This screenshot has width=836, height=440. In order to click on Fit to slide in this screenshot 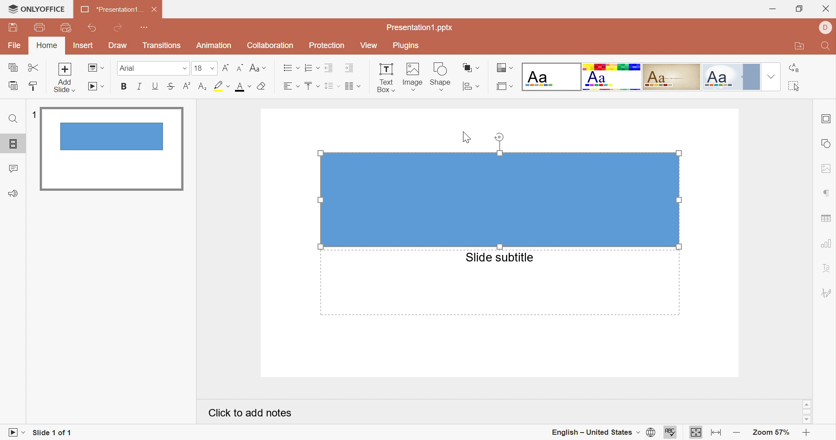, I will do `click(697, 434)`.